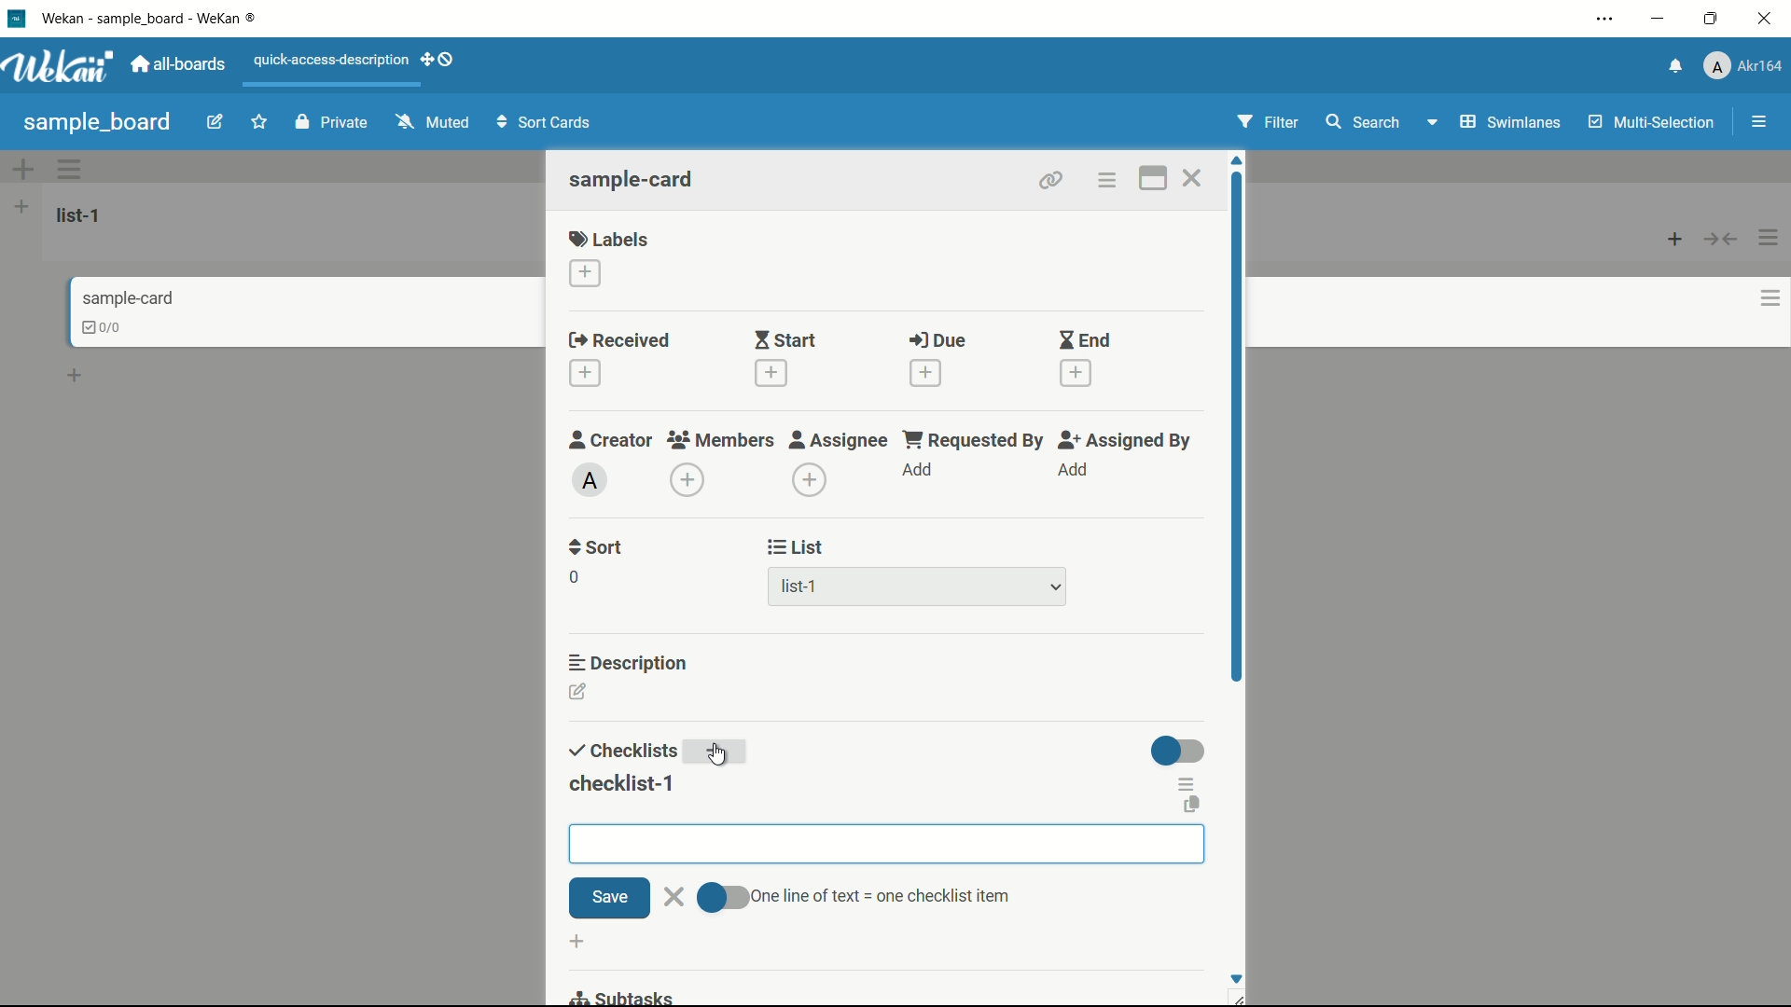 This screenshot has width=1791, height=1007. I want to click on sort, so click(597, 547).